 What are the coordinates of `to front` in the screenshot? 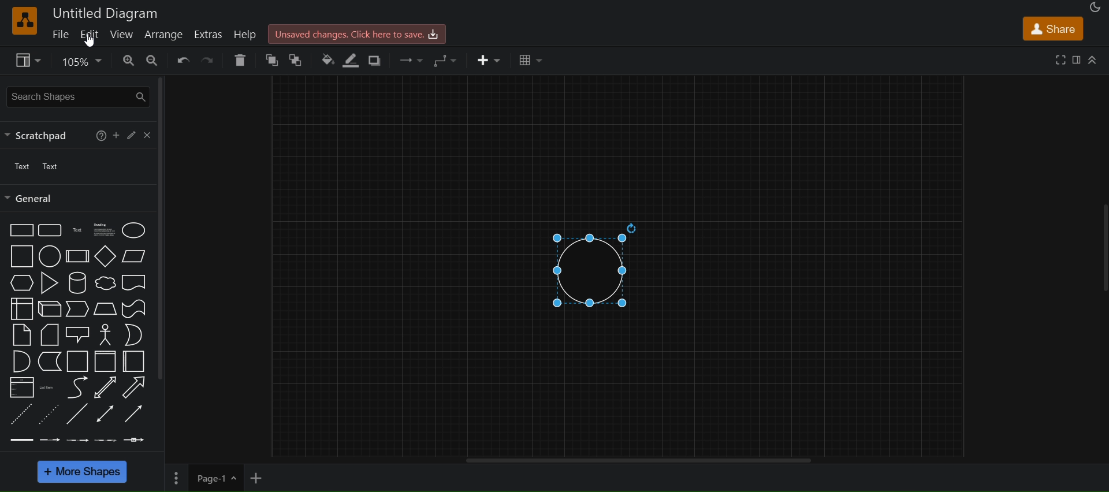 It's located at (271, 59).